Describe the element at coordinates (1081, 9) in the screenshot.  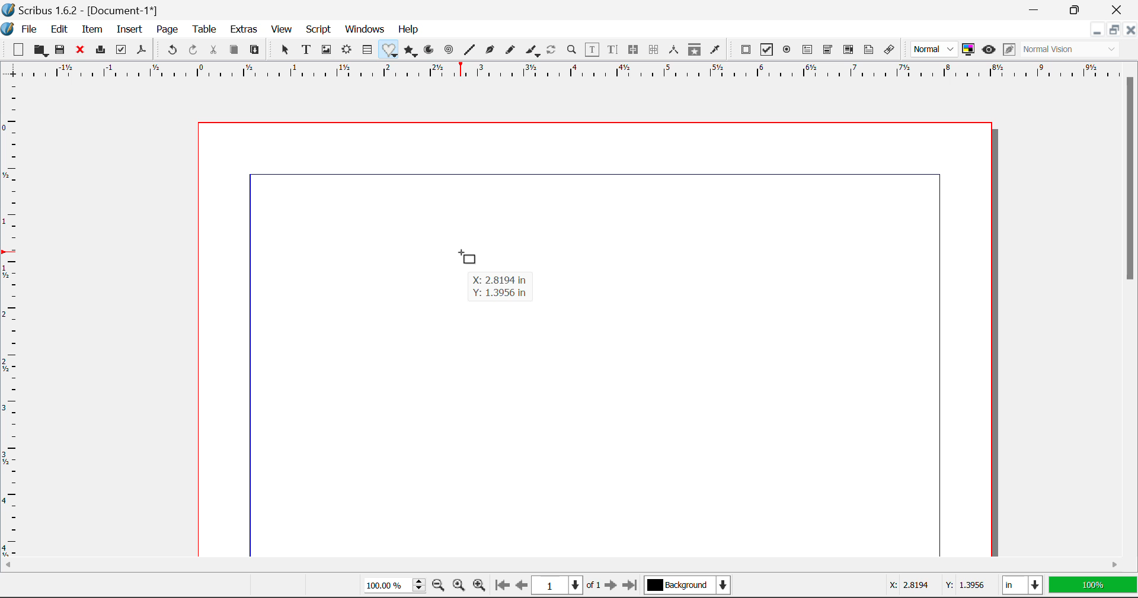
I see `Minimize` at that location.